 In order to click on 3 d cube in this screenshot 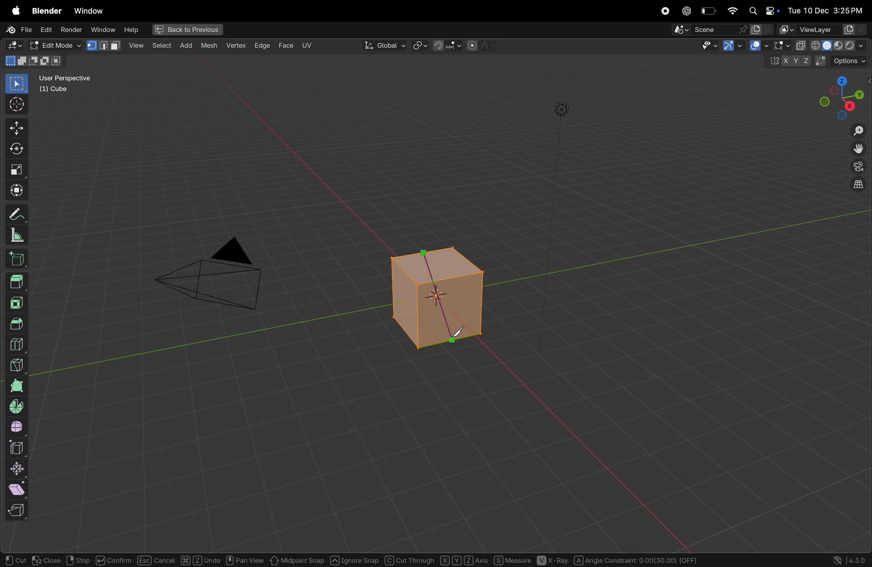, I will do `click(439, 297)`.